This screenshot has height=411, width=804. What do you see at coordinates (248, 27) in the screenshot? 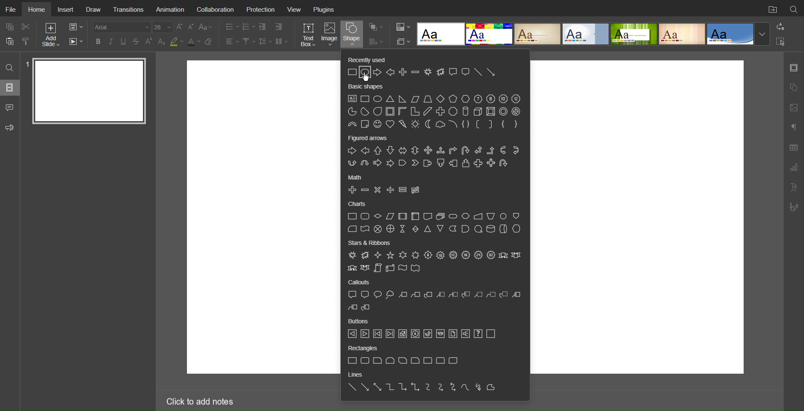
I see `Number List` at bounding box center [248, 27].